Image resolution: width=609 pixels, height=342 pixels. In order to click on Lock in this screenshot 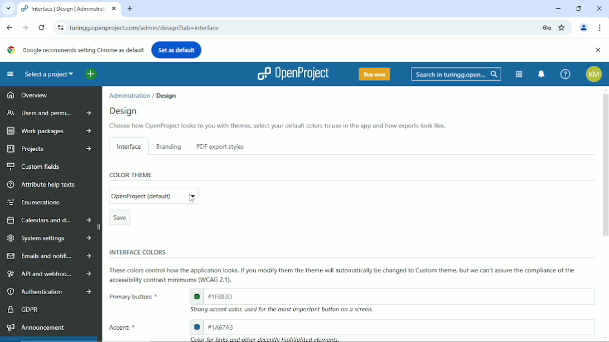, I will do `click(547, 27)`.